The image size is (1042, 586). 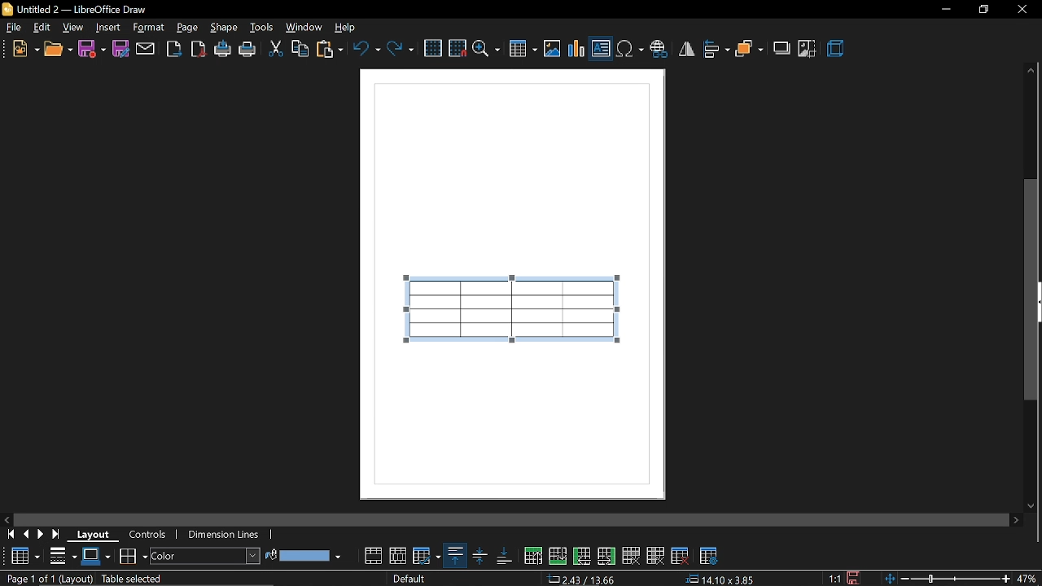 I want to click on insert chart, so click(x=576, y=47).